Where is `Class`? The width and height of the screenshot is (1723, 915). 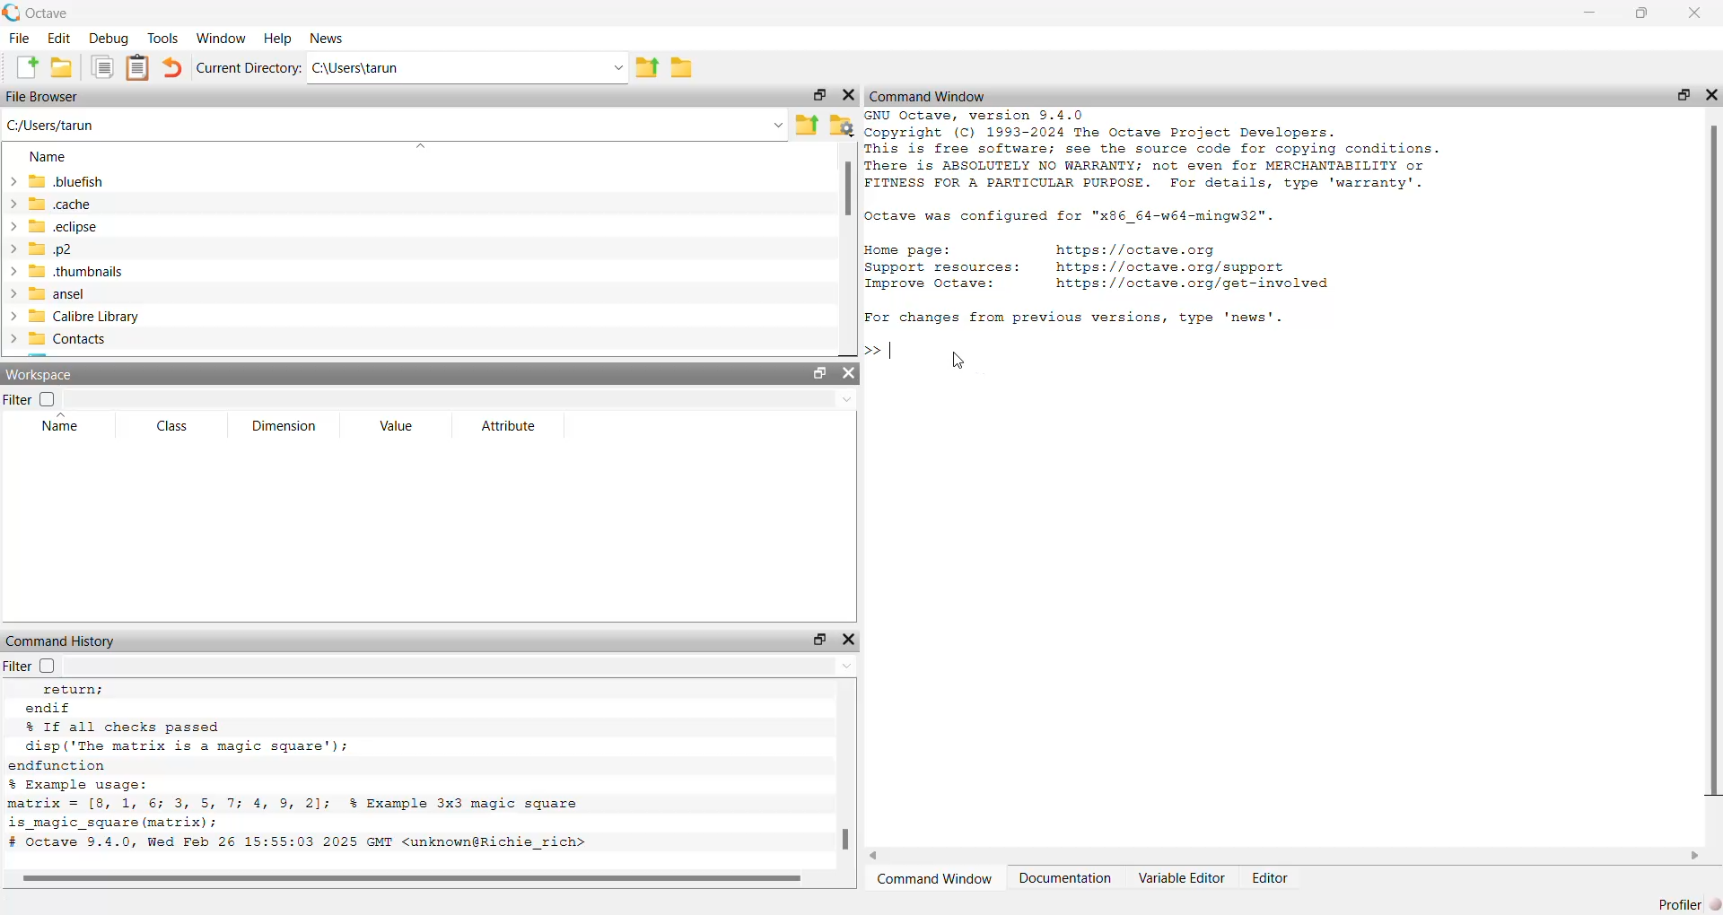
Class is located at coordinates (173, 427).